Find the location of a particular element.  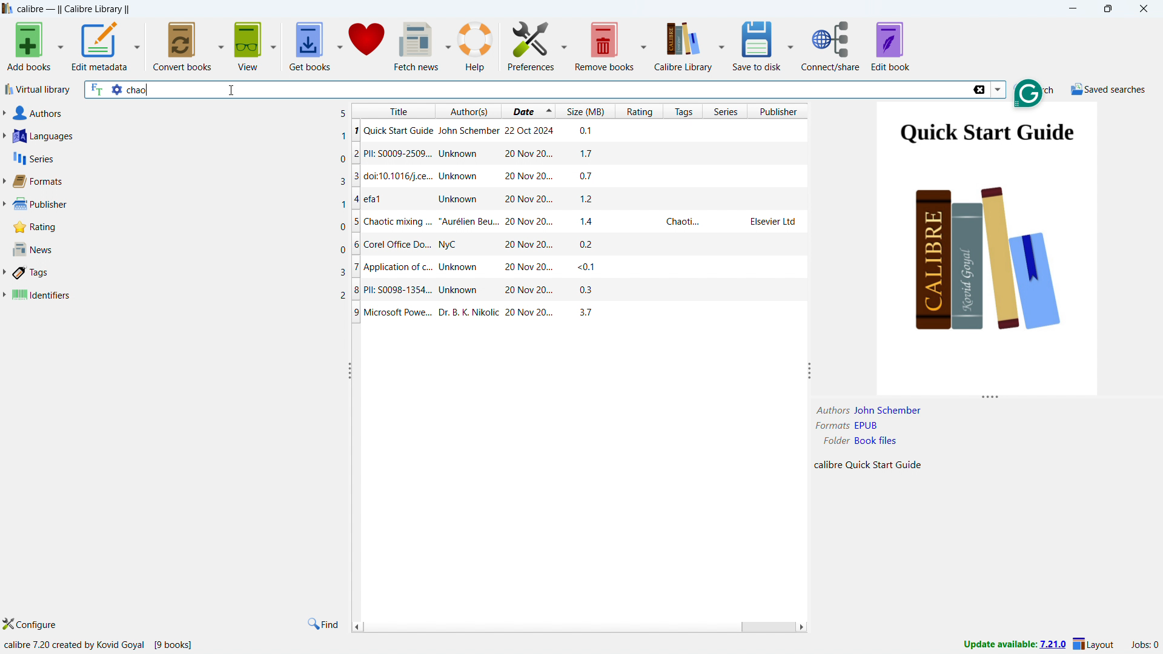

Author is located at coordinates (832, 409).